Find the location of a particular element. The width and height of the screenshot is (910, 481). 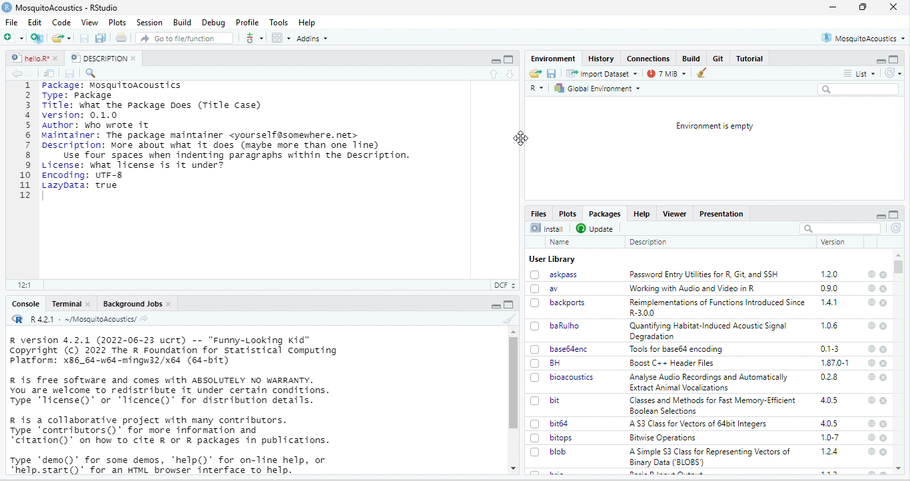

Install is located at coordinates (547, 228).